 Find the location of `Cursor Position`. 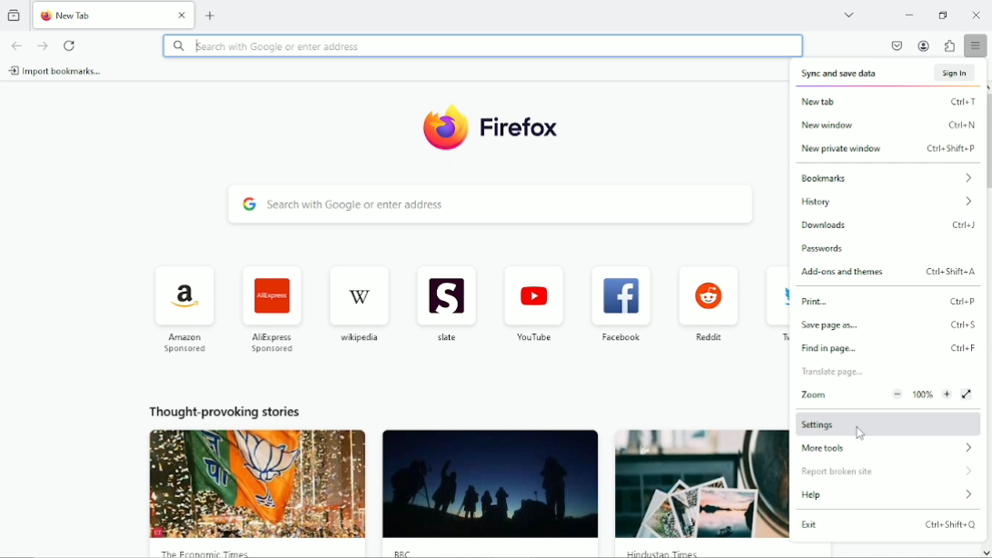

Cursor Position is located at coordinates (859, 432).